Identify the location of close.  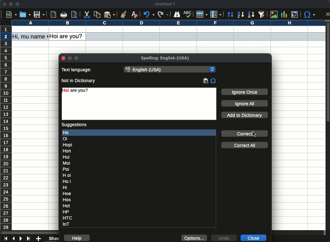
(64, 59).